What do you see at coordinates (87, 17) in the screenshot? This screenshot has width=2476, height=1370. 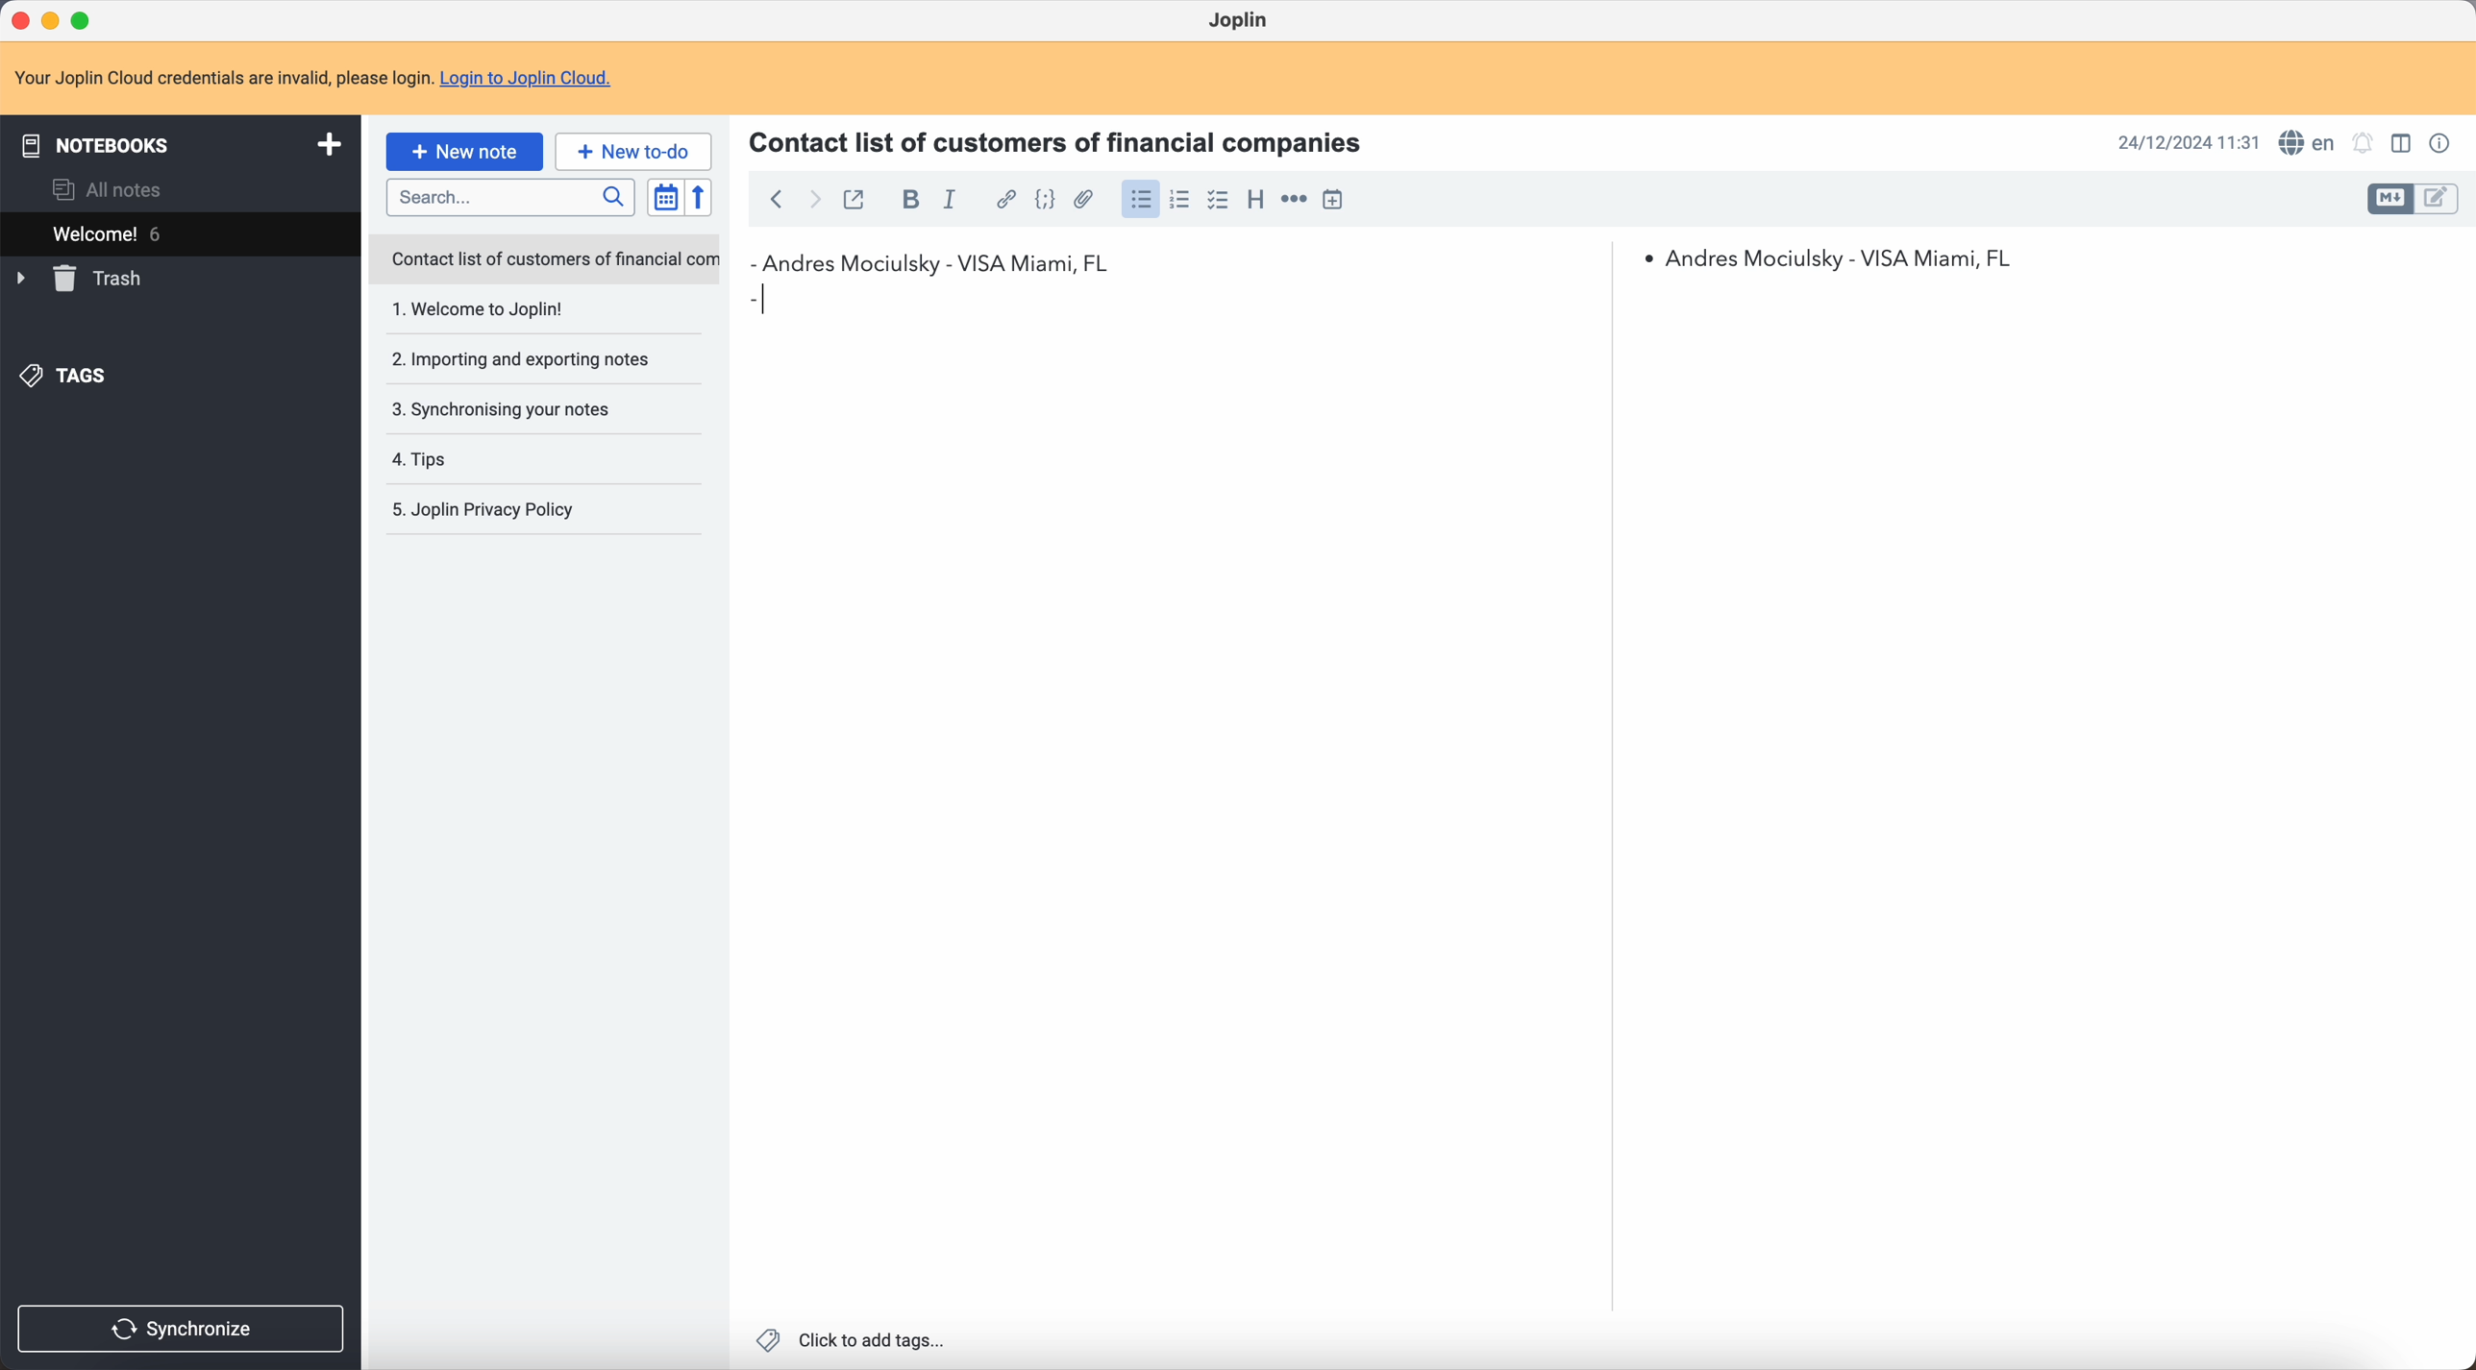 I see `maximize` at bounding box center [87, 17].